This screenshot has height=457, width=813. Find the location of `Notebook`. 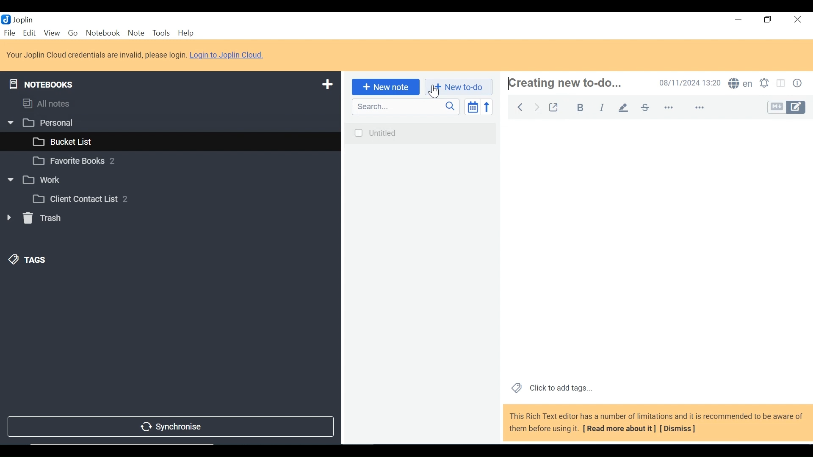

Notebook is located at coordinates (168, 162).